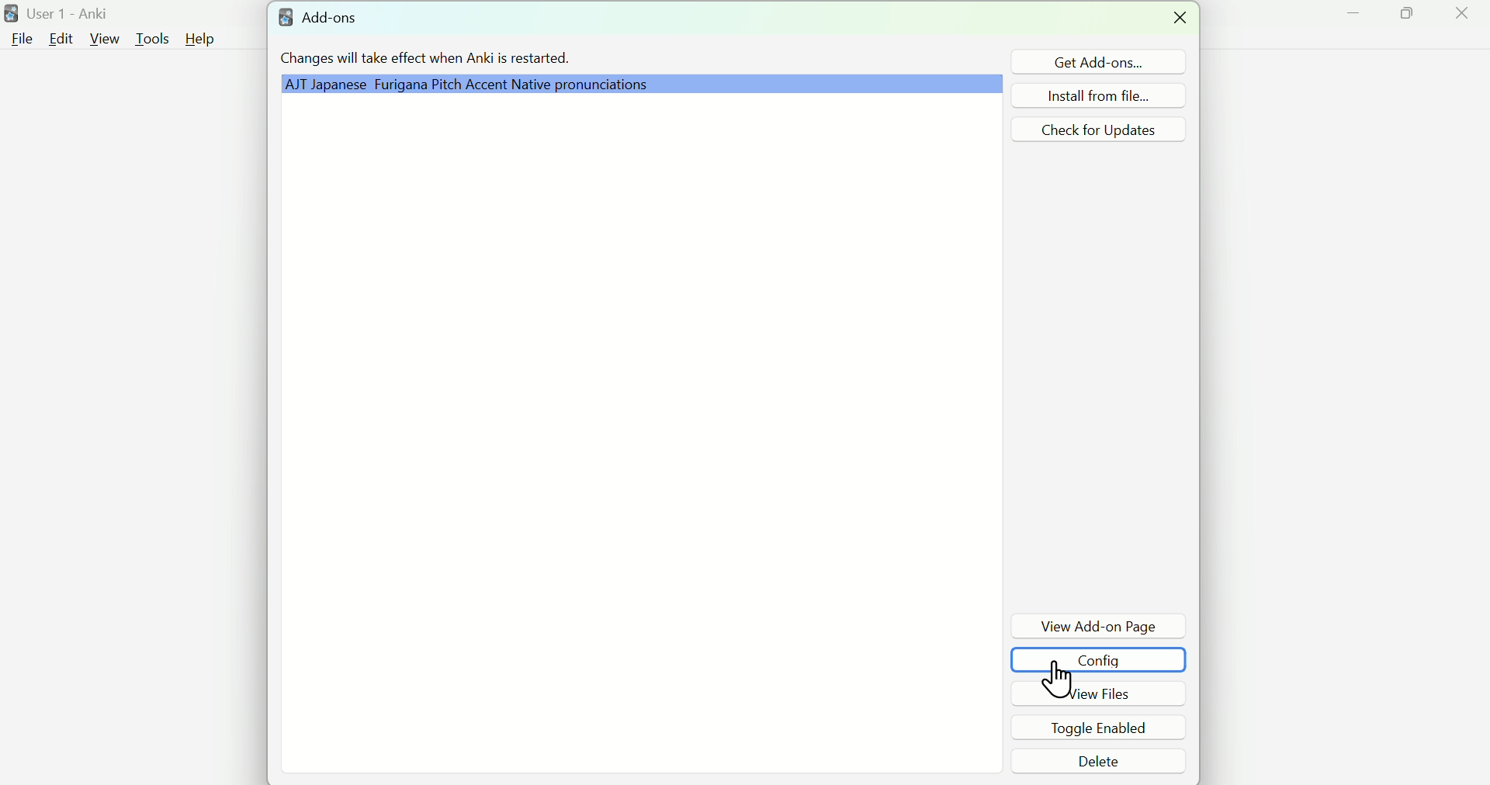  I want to click on Help, so click(204, 40).